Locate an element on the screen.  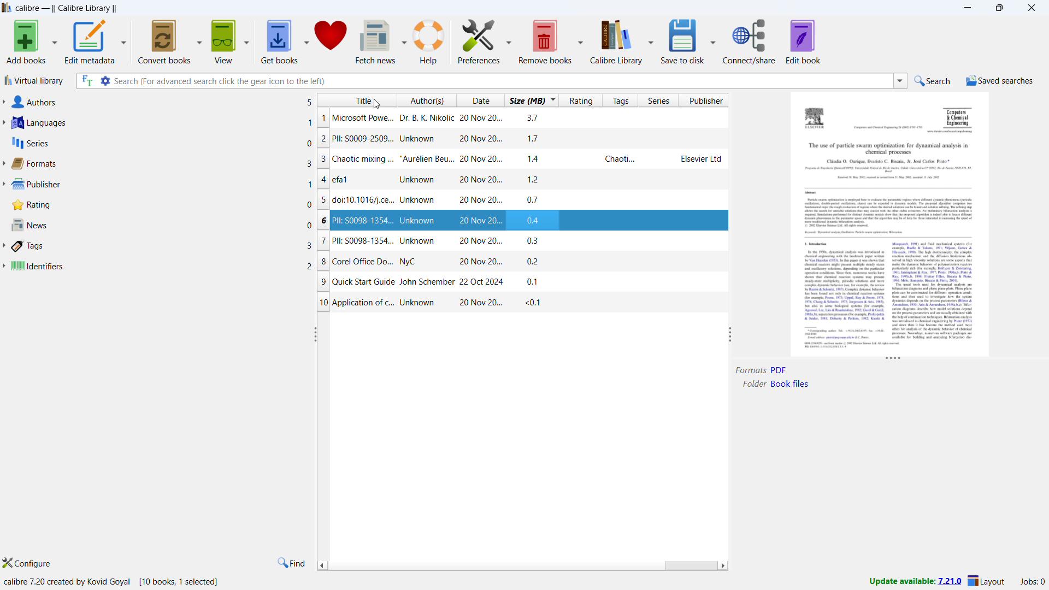
search history is located at coordinates (901, 80).